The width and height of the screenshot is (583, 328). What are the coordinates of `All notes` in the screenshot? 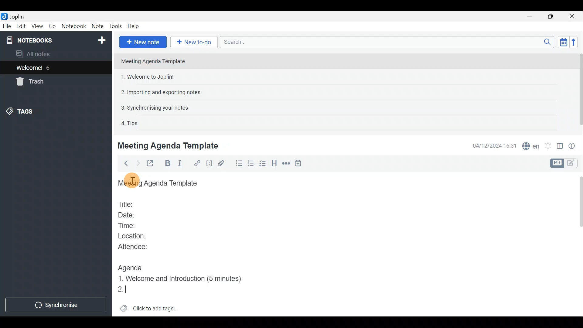 It's located at (43, 54).